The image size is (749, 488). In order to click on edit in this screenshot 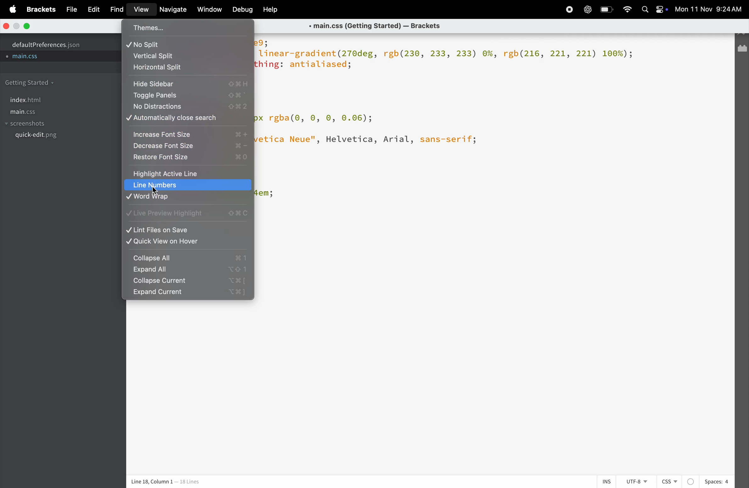, I will do `click(91, 9)`.